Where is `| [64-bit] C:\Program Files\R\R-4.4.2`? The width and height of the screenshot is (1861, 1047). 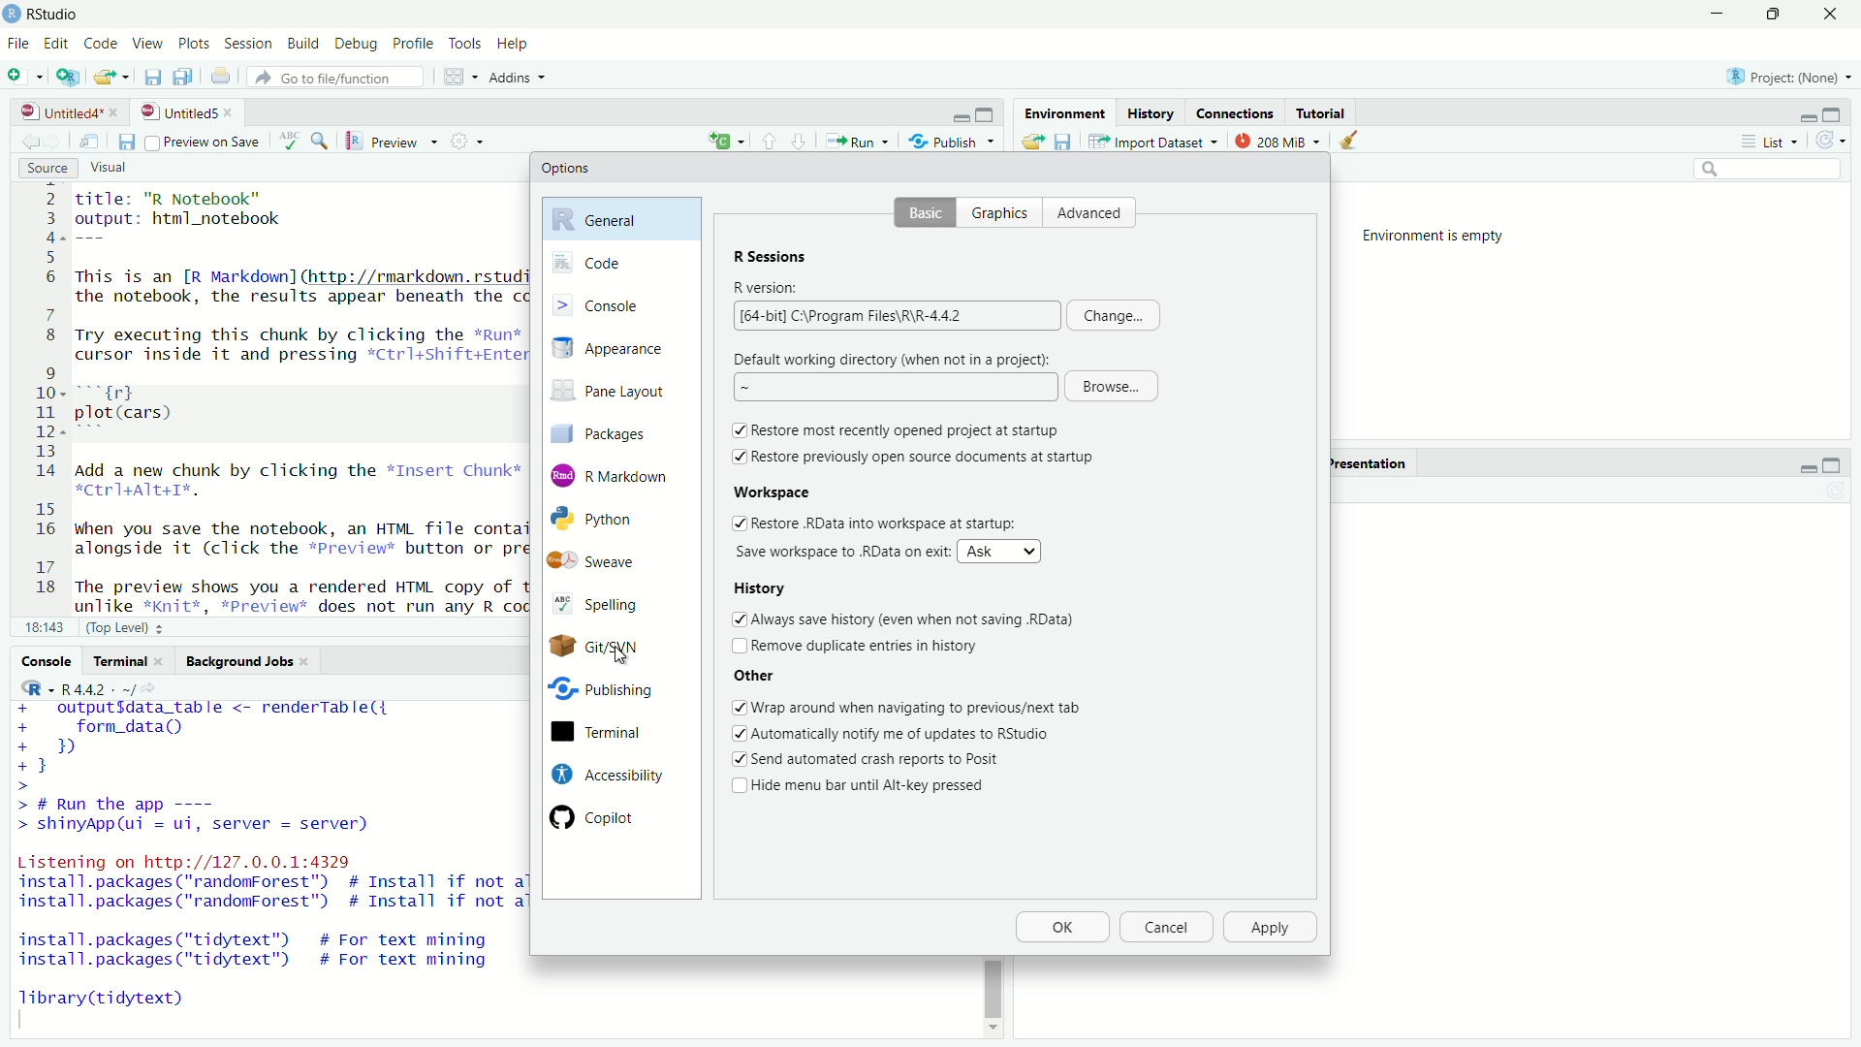
| [64-bit] C:\Program Files\R\R-4.4.2 is located at coordinates (896, 316).